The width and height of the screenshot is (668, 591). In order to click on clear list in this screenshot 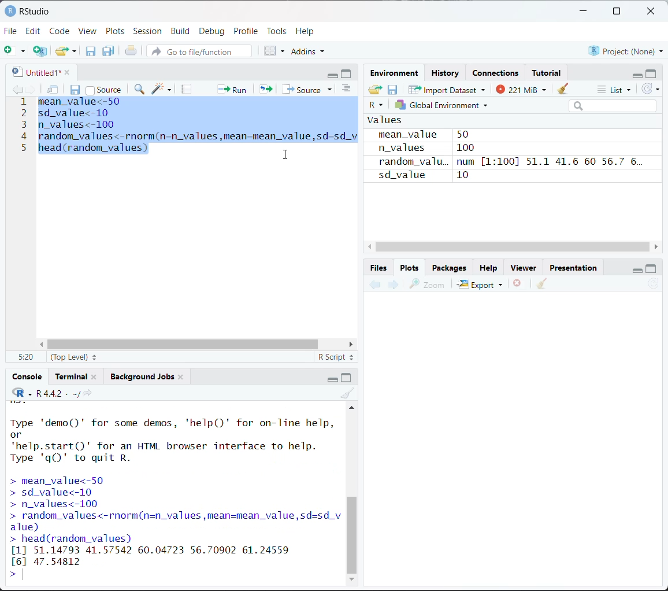, I will do `click(76, 51)`.